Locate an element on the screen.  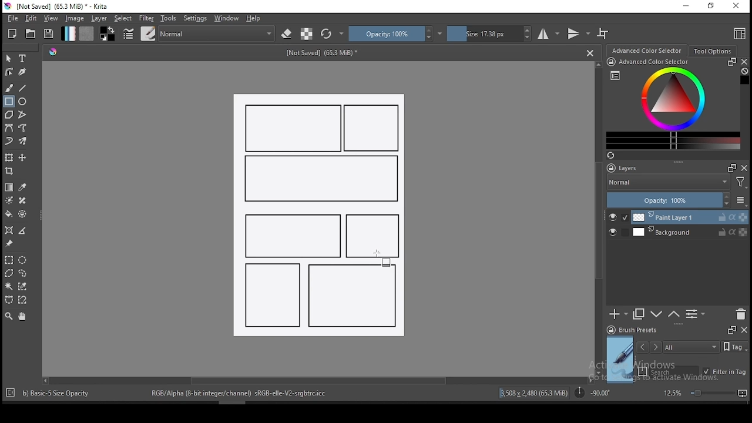
brush settings is located at coordinates (127, 33).